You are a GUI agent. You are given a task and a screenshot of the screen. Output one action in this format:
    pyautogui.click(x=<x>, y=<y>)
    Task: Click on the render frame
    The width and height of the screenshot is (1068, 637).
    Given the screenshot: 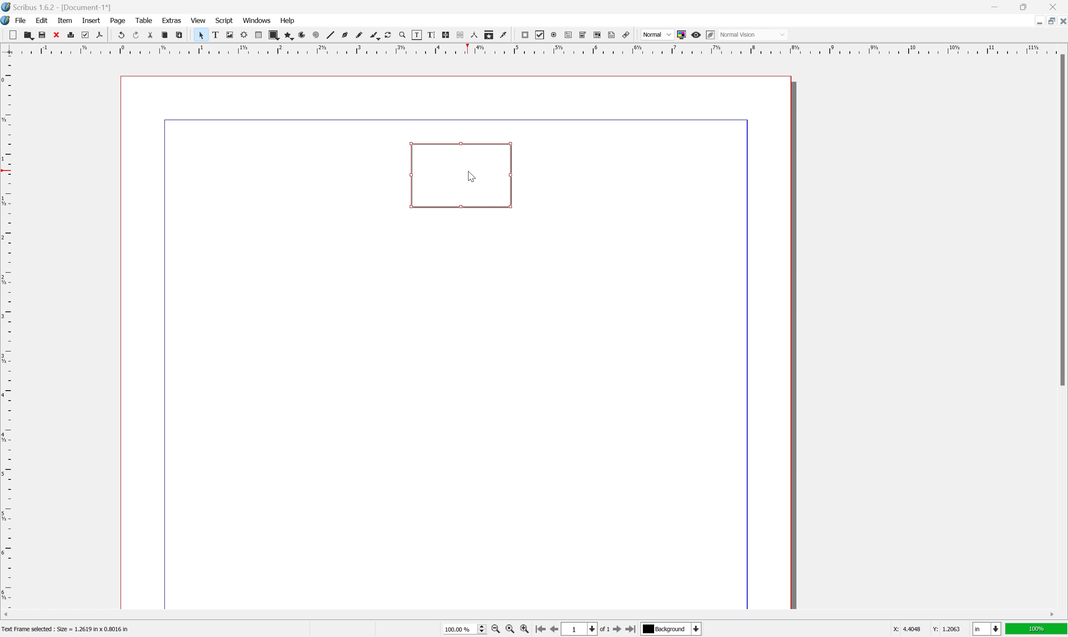 What is the action you would take?
    pyautogui.click(x=244, y=33)
    